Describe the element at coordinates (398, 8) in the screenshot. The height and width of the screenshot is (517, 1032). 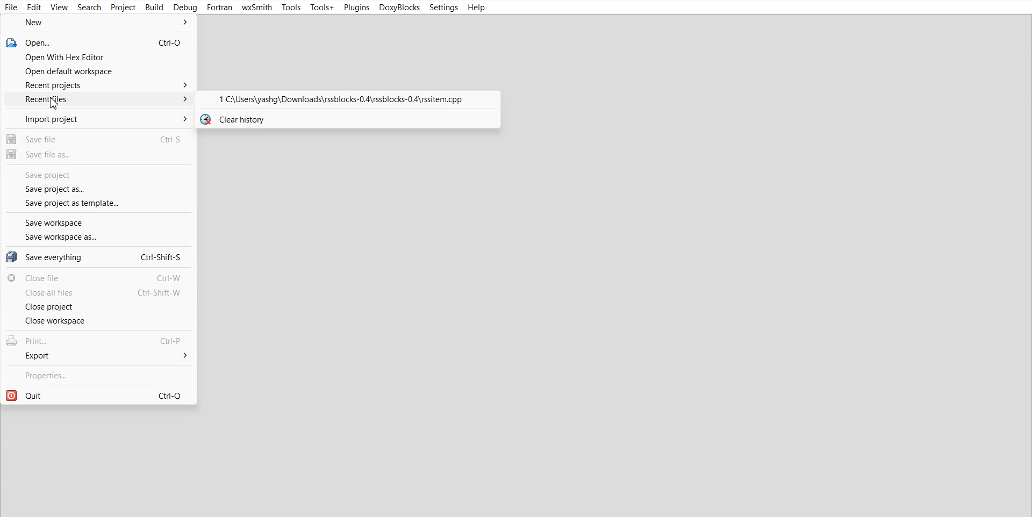
I see `DoxyBlocks` at that location.